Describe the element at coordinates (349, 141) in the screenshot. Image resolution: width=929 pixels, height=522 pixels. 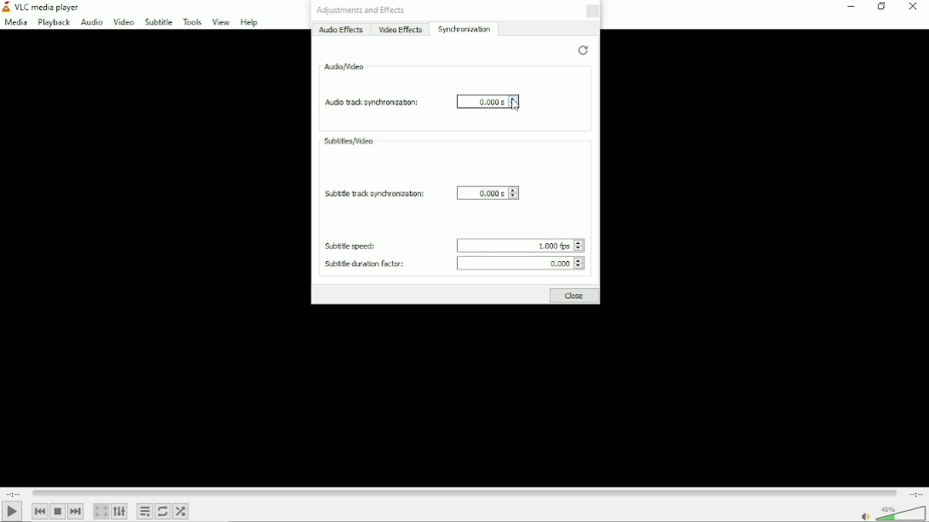
I see `Subtitle/video` at that location.